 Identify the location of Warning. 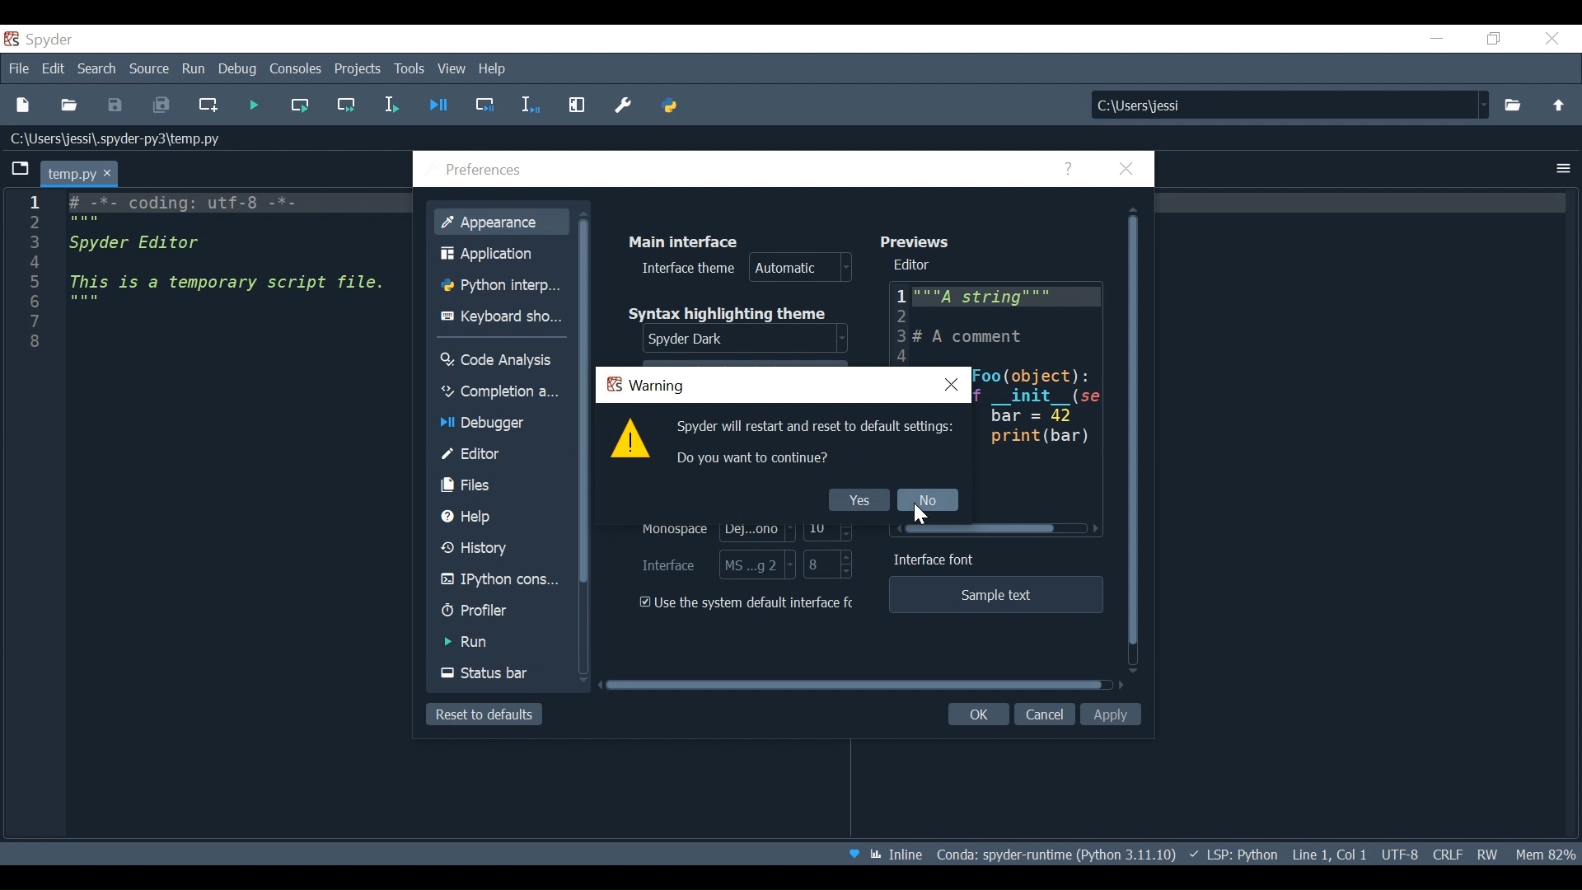
(647, 385).